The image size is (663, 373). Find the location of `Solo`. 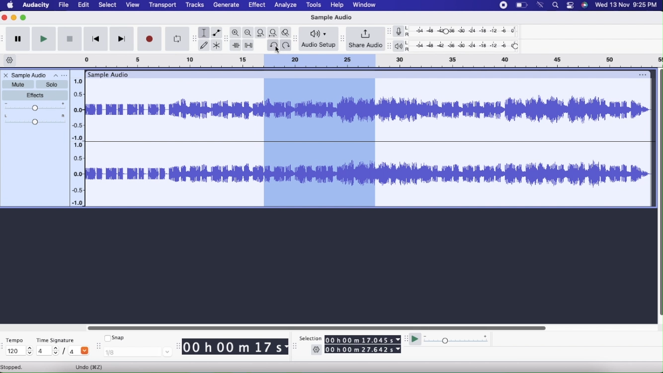

Solo is located at coordinates (53, 85).